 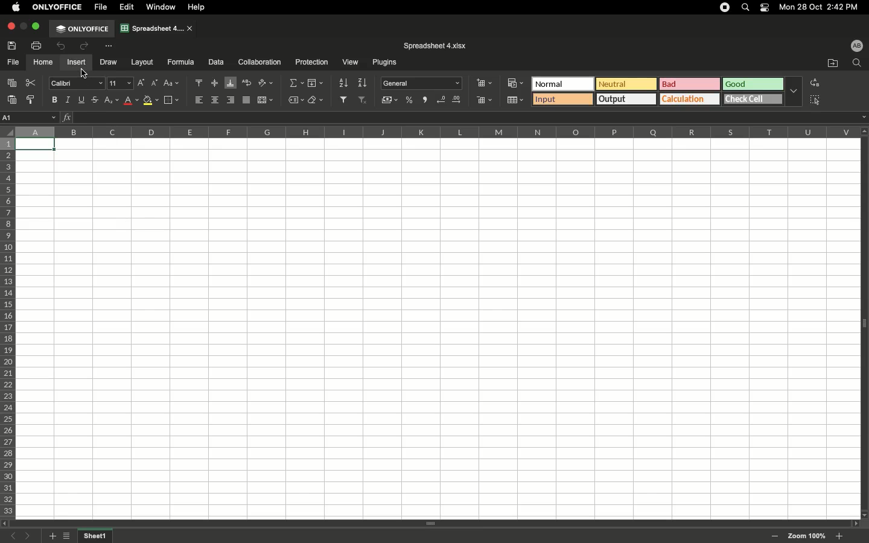 I want to click on No filter, so click(x=363, y=100).